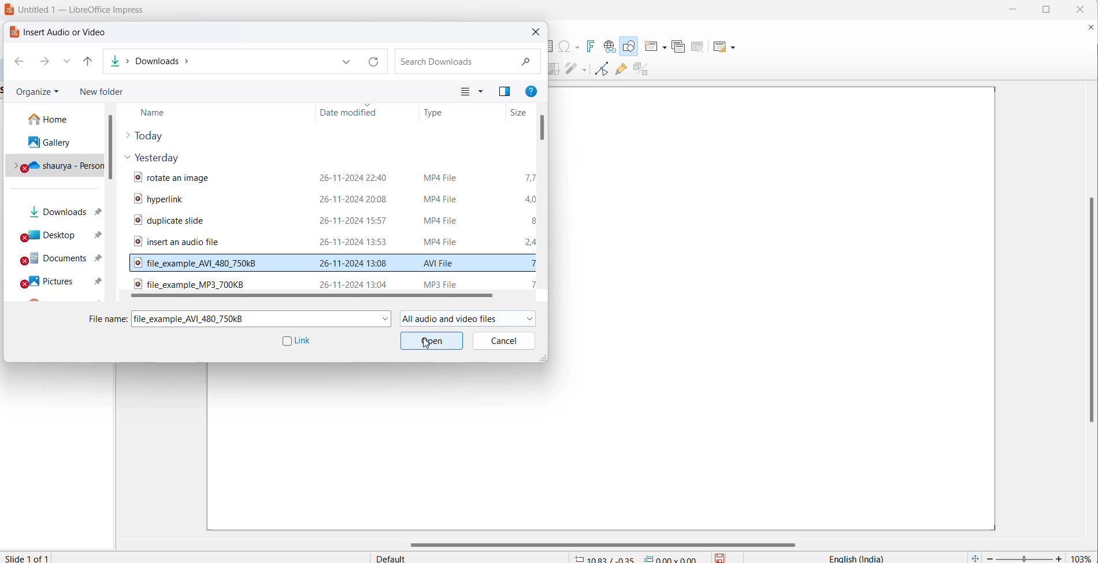  I want to click on new slide options, so click(666, 47).